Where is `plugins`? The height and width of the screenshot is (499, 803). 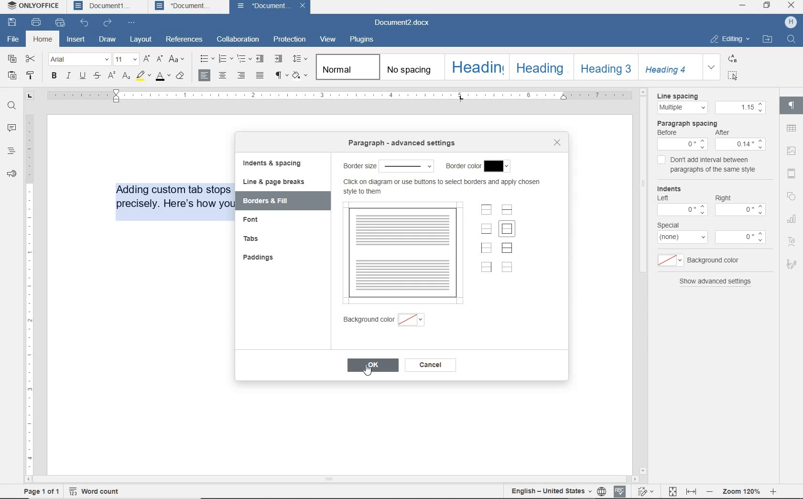
plugins is located at coordinates (364, 41).